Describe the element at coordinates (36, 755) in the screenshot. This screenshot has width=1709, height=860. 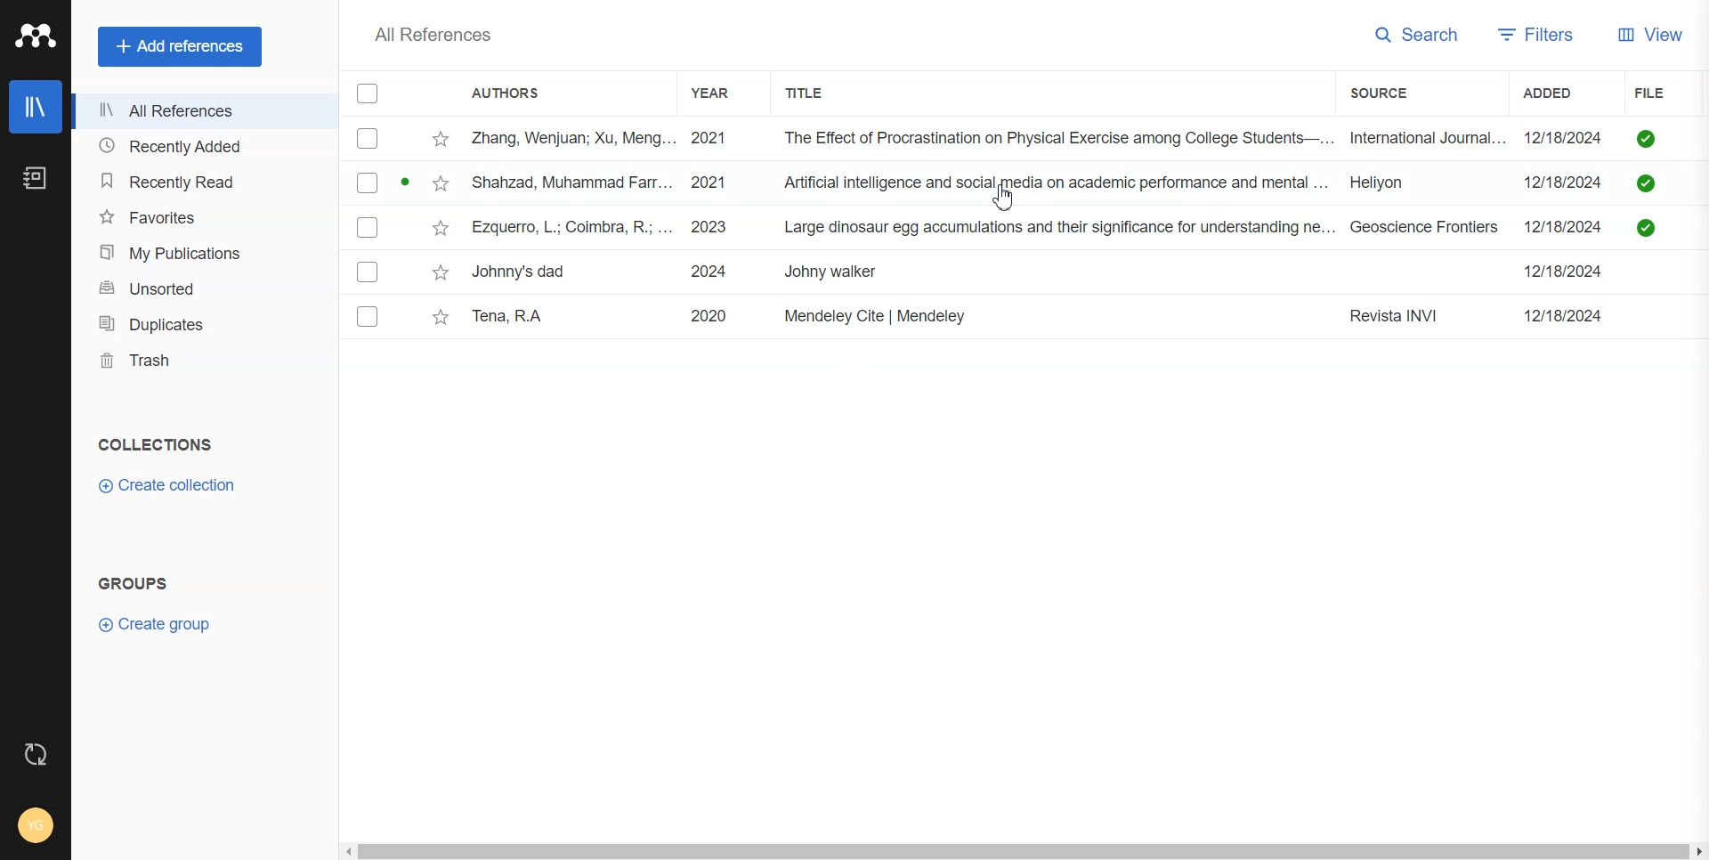
I see `Auto Sync` at that location.